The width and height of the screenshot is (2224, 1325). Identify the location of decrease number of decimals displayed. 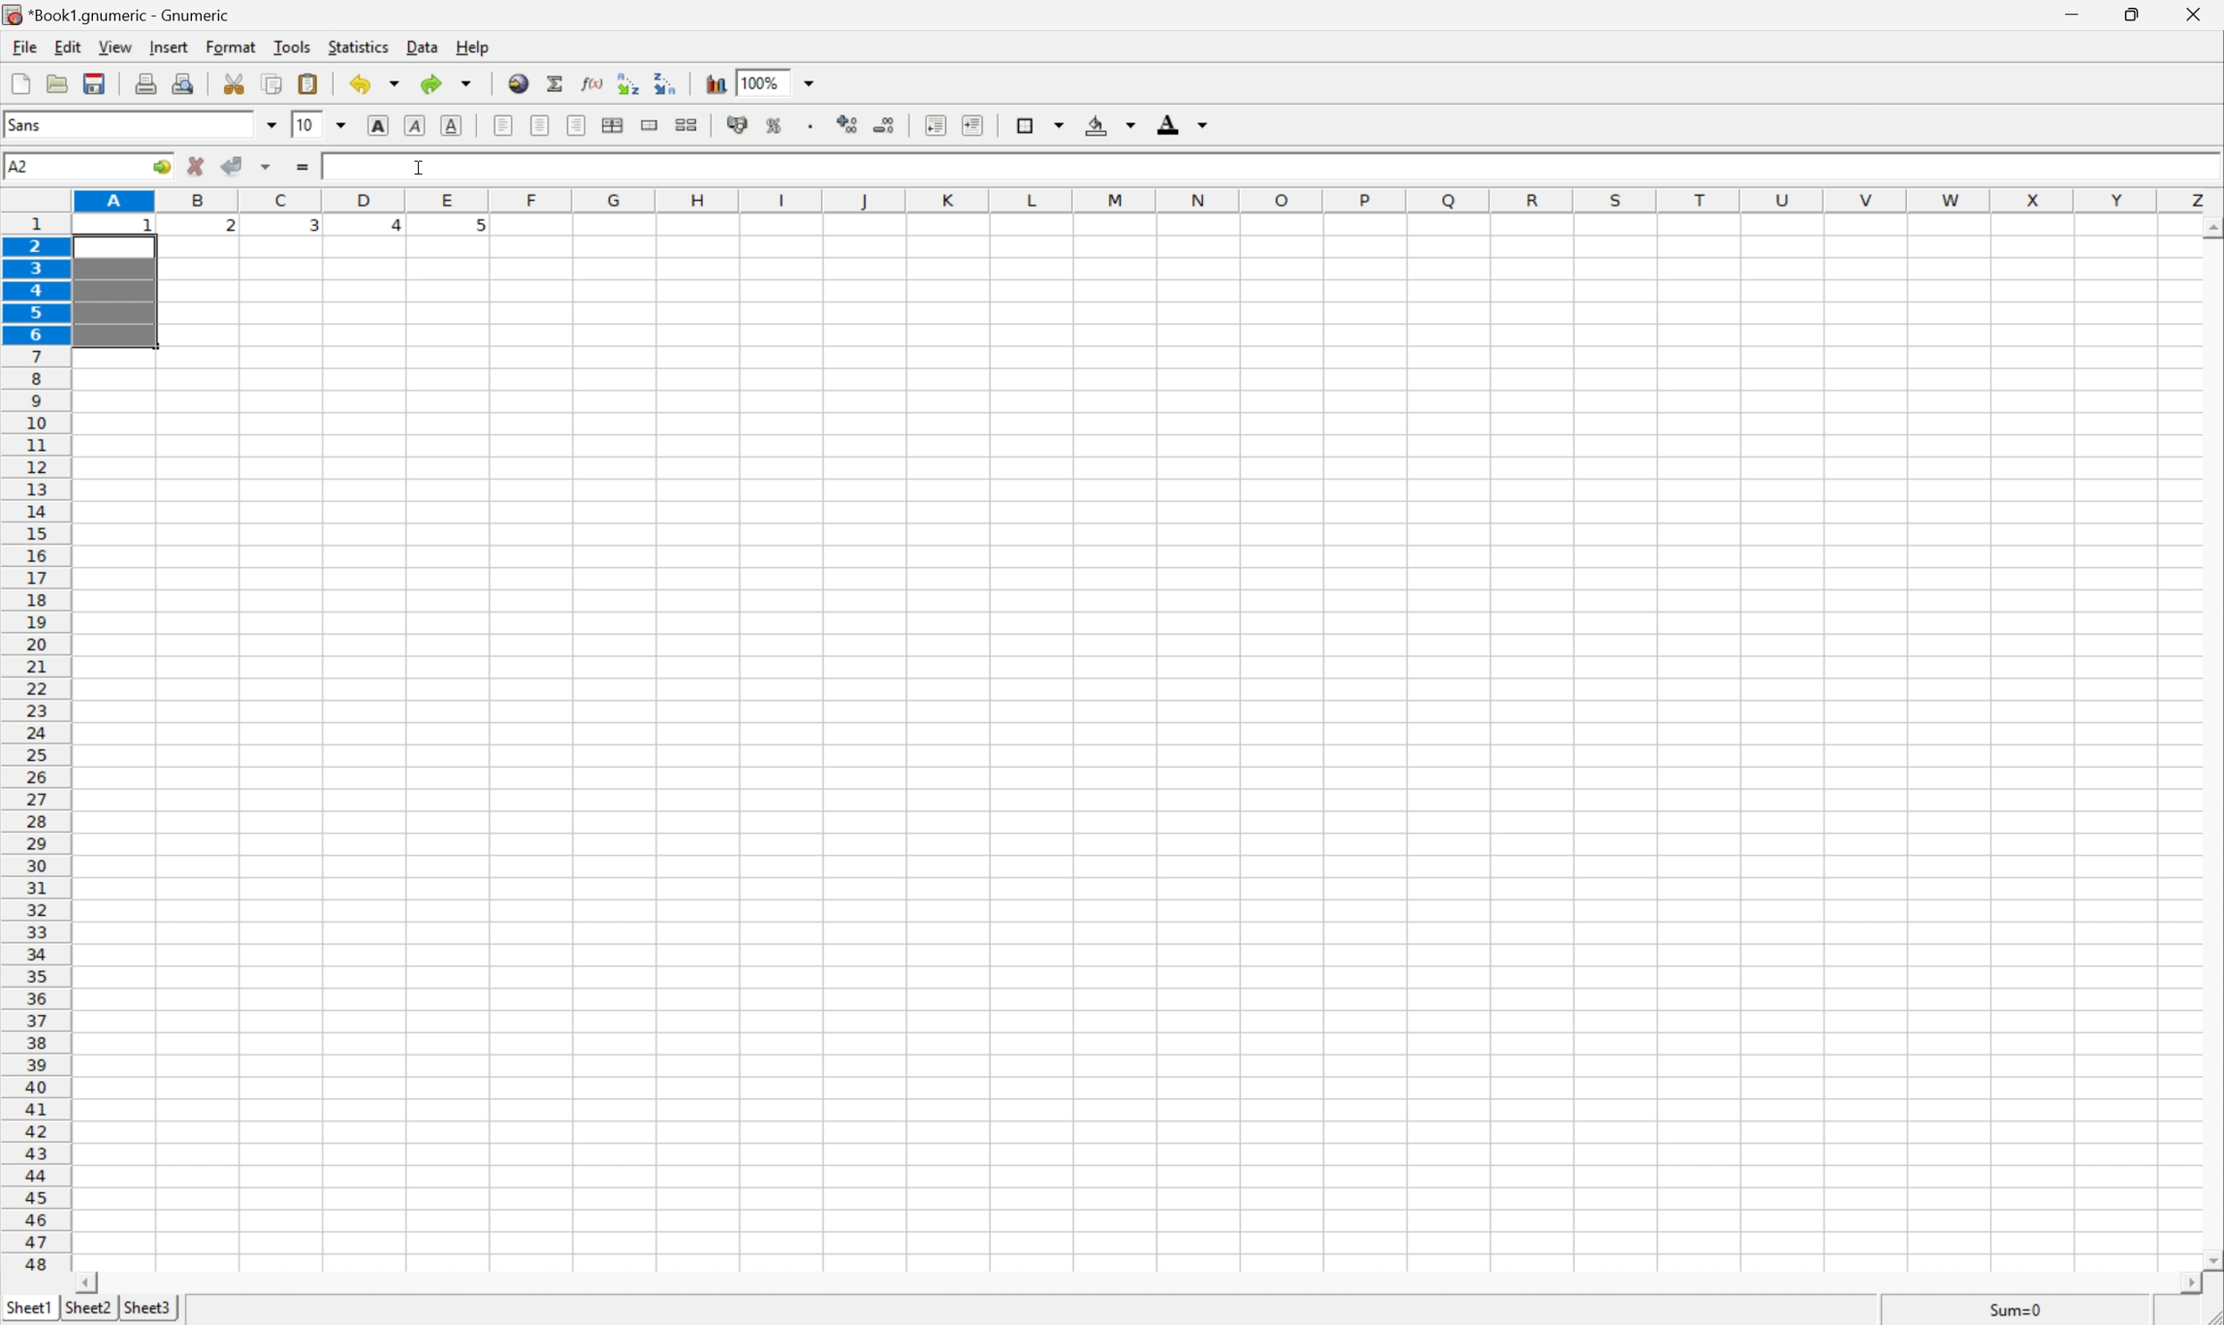
(882, 125).